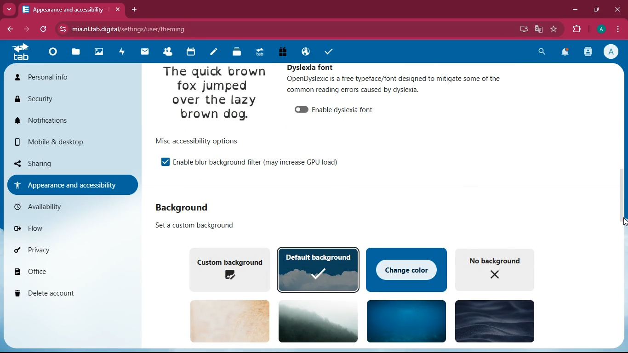  I want to click on OpenDyslexic is a free typeface/font designed to mitigate some of the  common reading errors caused by dyslexia., so click(393, 85).